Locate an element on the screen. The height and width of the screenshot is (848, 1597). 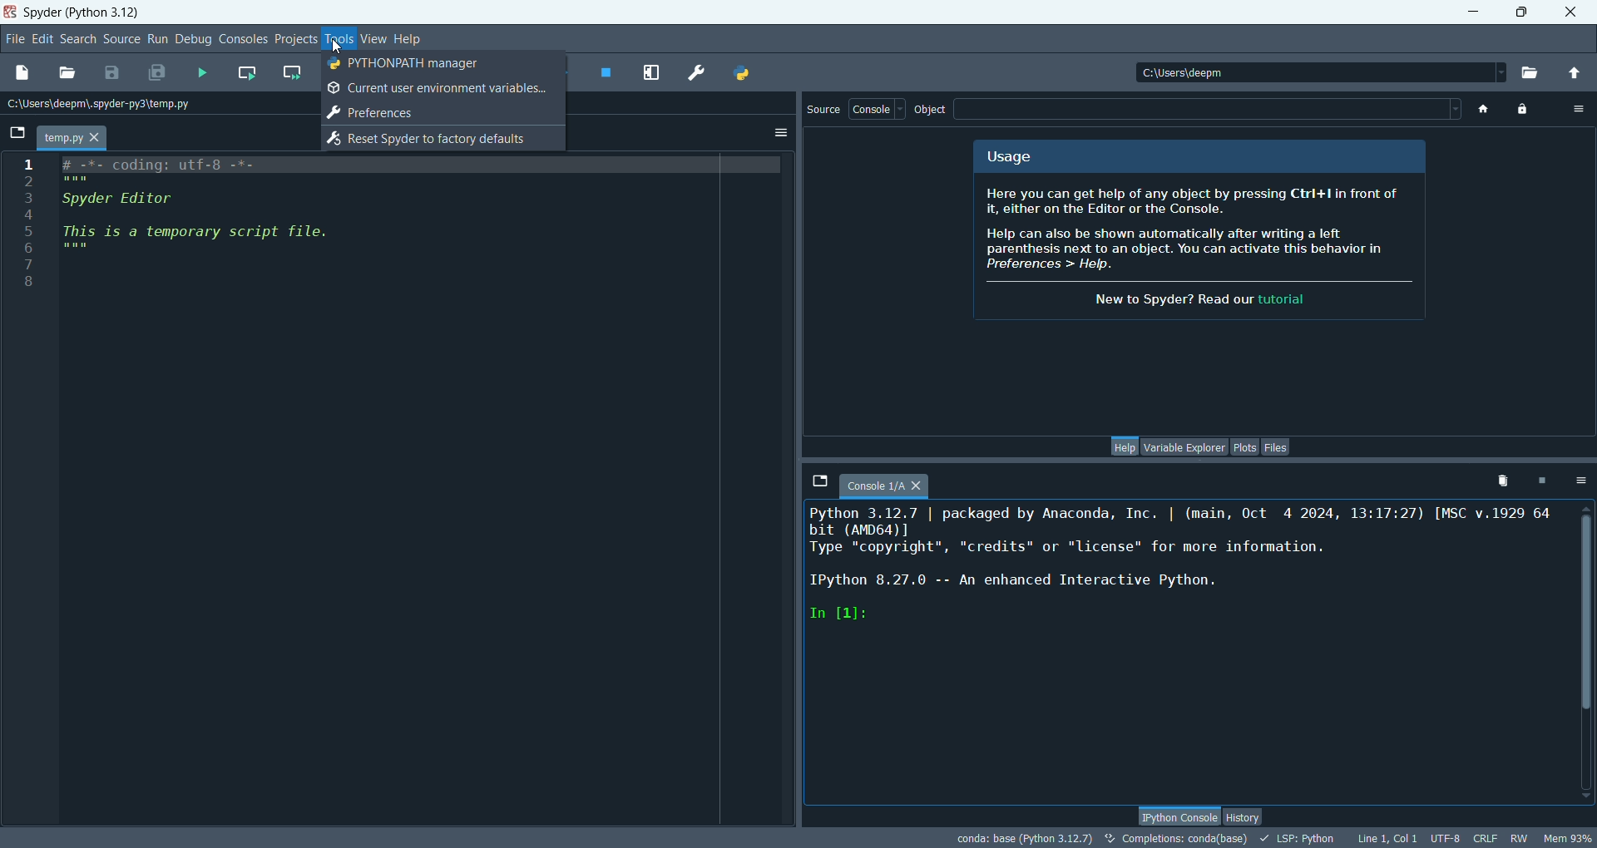
edit is located at coordinates (40, 42).